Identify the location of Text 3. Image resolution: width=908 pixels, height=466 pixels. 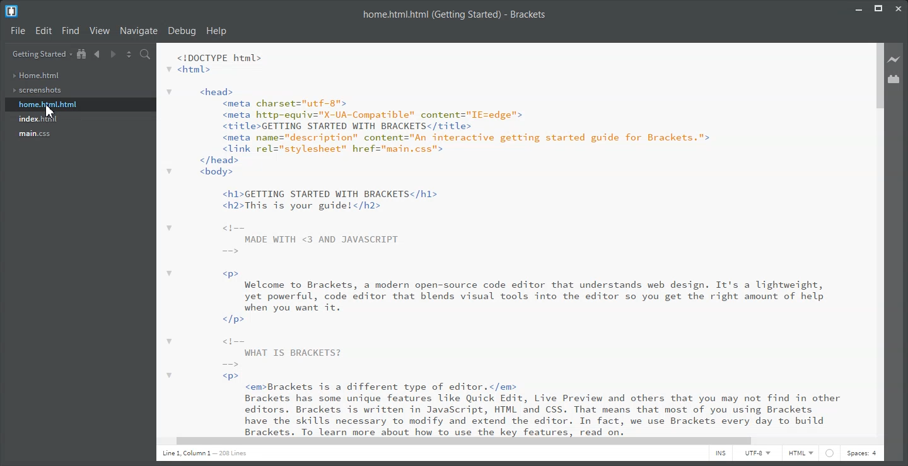
(207, 455).